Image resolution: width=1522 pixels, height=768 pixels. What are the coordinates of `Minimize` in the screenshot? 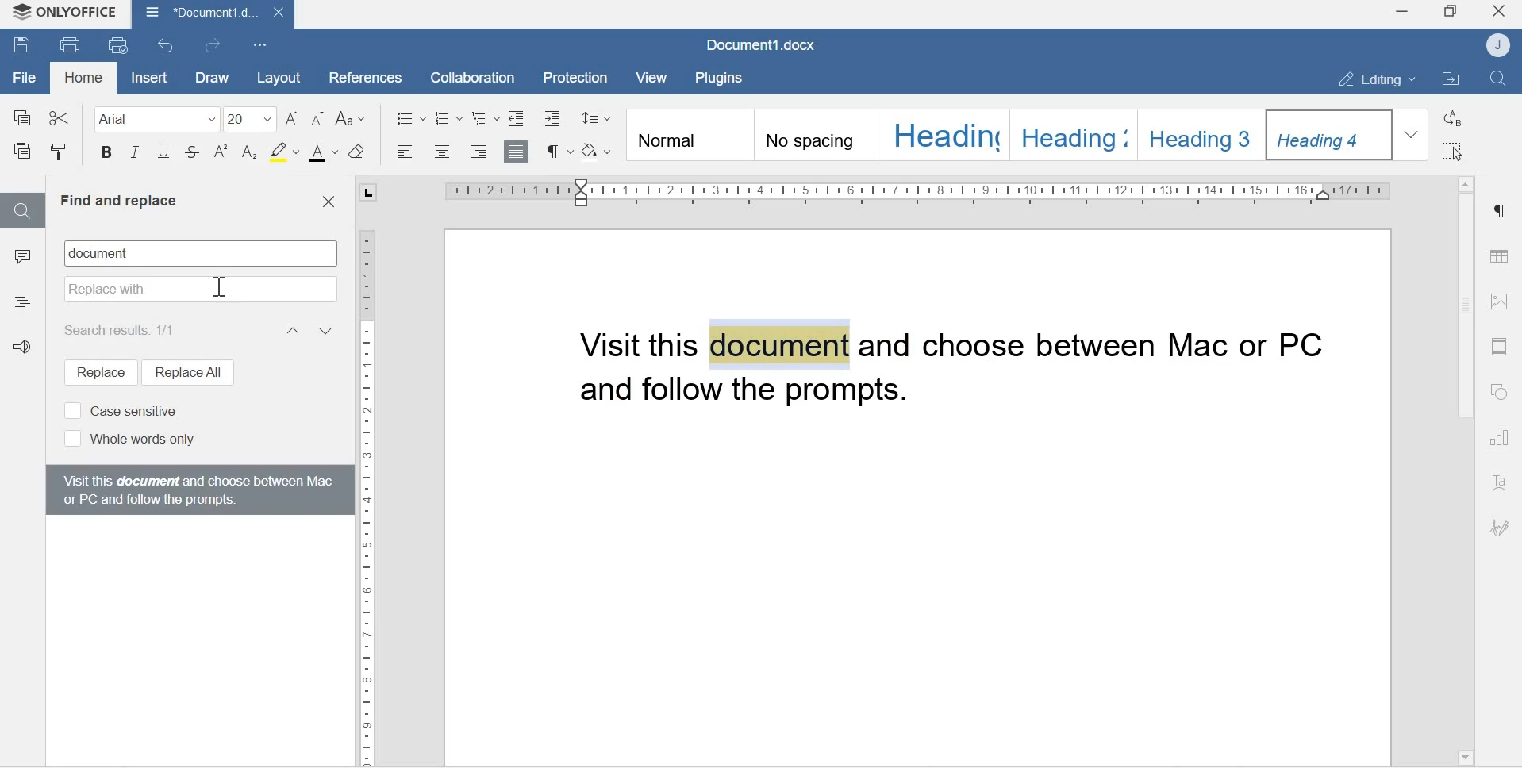 It's located at (1401, 13).